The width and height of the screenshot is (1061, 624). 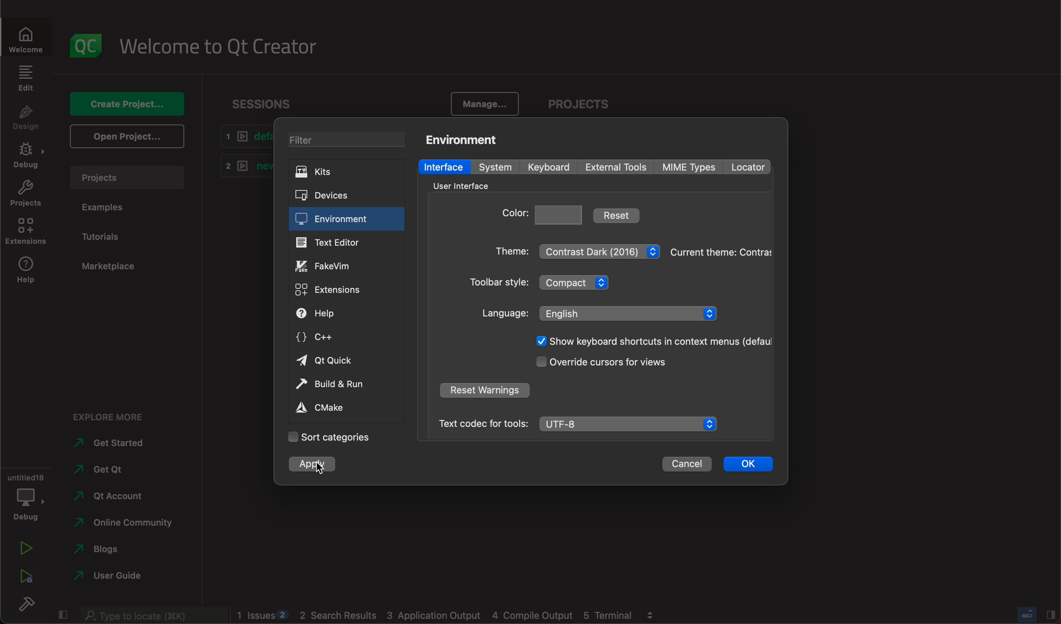 What do you see at coordinates (600, 313) in the screenshot?
I see `language` at bounding box center [600, 313].